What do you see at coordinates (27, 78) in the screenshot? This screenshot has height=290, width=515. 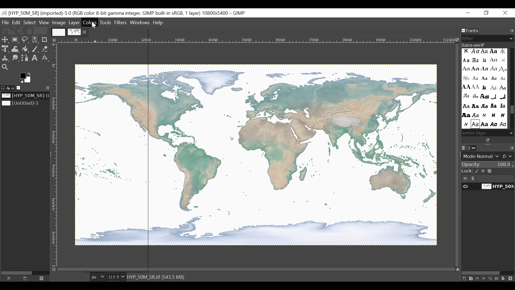 I see `Active foreground/background` at bounding box center [27, 78].